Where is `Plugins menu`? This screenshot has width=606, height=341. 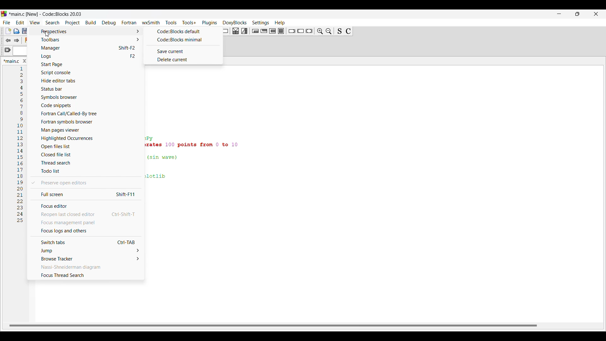 Plugins menu is located at coordinates (210, 23).